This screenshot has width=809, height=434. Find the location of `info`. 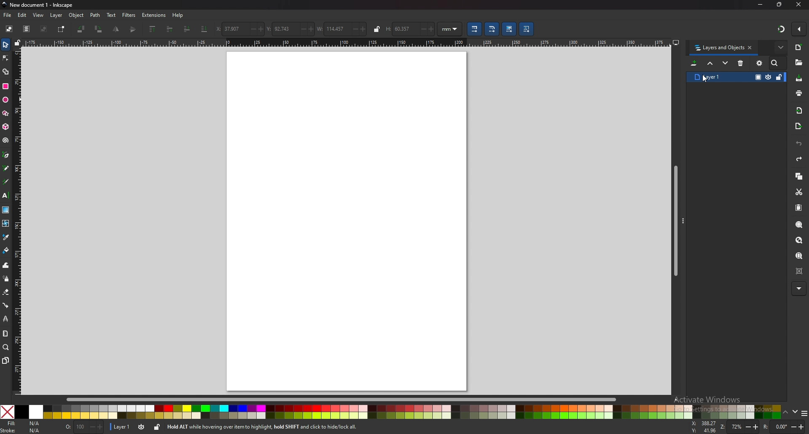

info is located at coordinates (286, 426).